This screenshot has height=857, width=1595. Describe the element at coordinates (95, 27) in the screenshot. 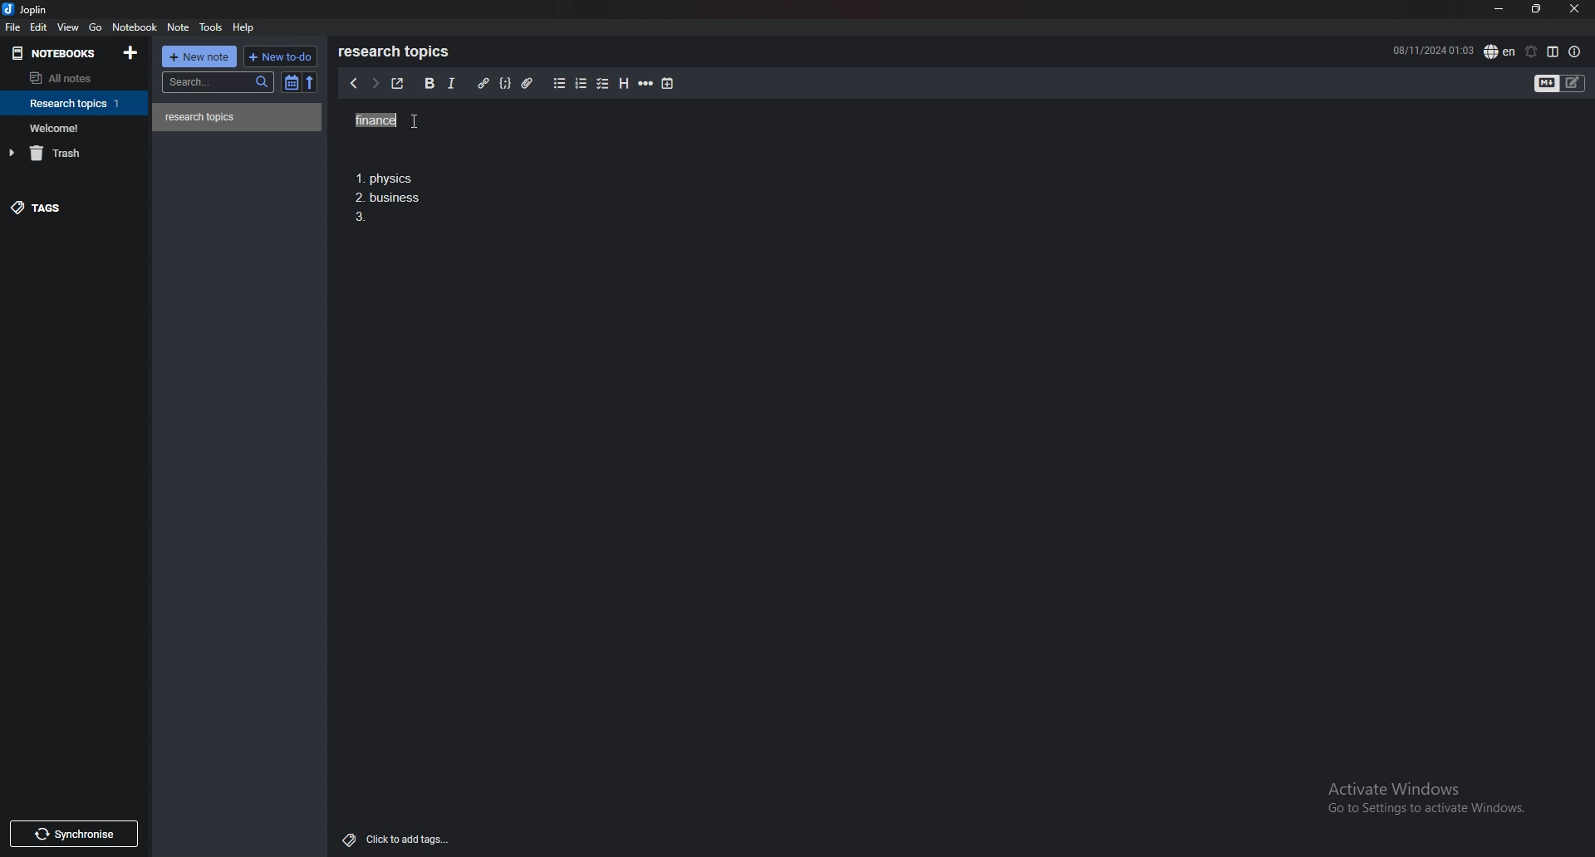

I see `go` at that location.